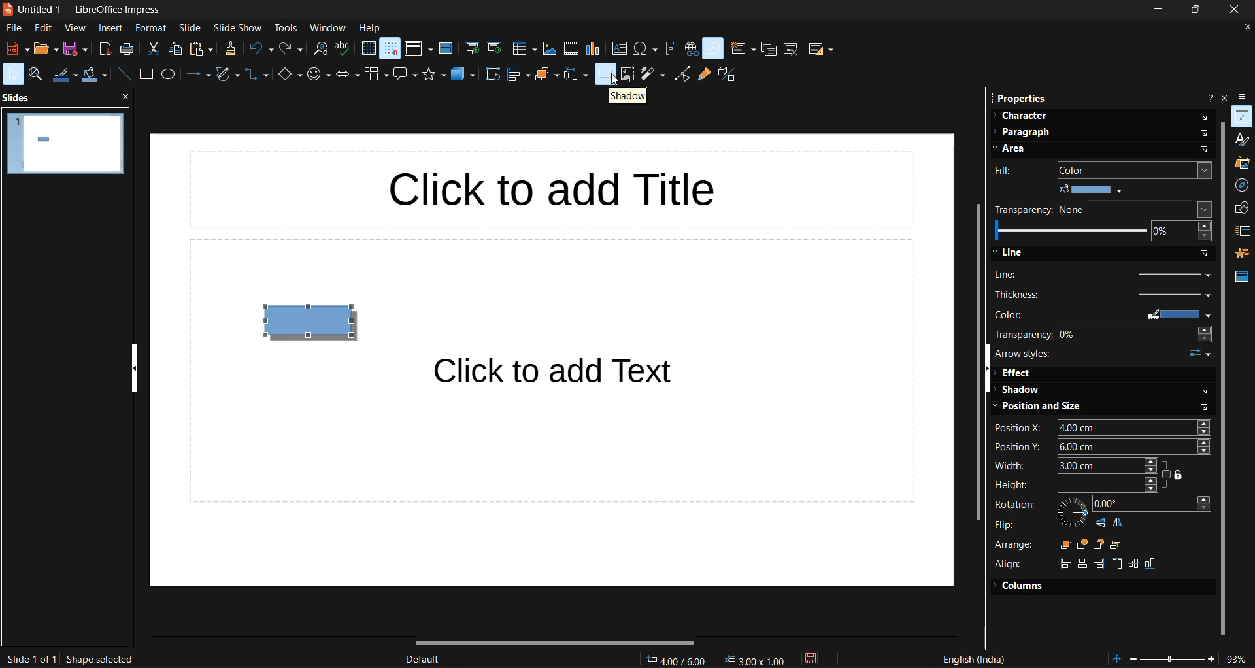 This screenshot has height=668, width=1255. I want to click on line style, so click(1103, 275).